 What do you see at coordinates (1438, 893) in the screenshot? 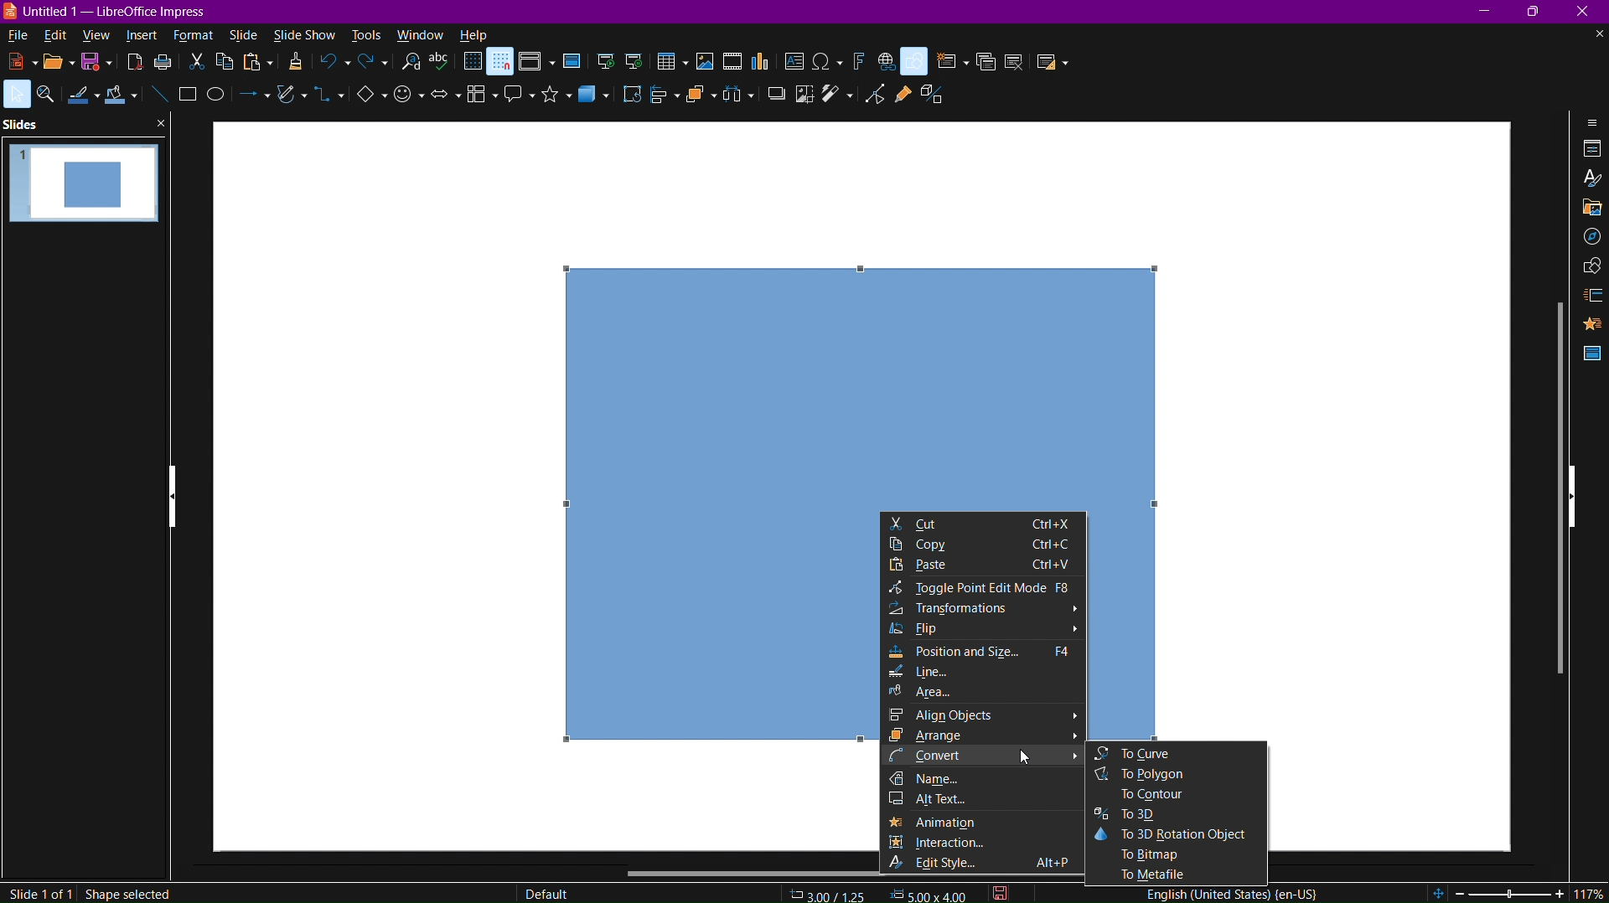
I see `fit page to current window` at bounding box center [1438, 893].